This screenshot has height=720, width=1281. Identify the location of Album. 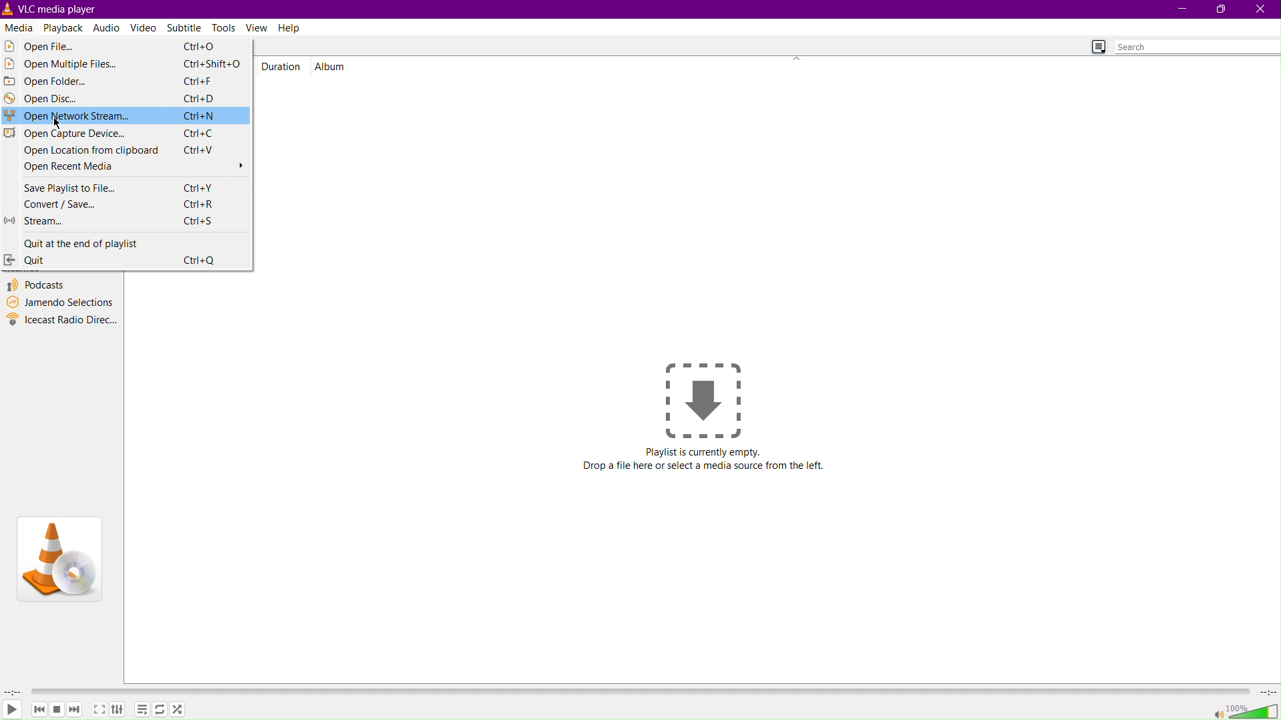
(333, 65).